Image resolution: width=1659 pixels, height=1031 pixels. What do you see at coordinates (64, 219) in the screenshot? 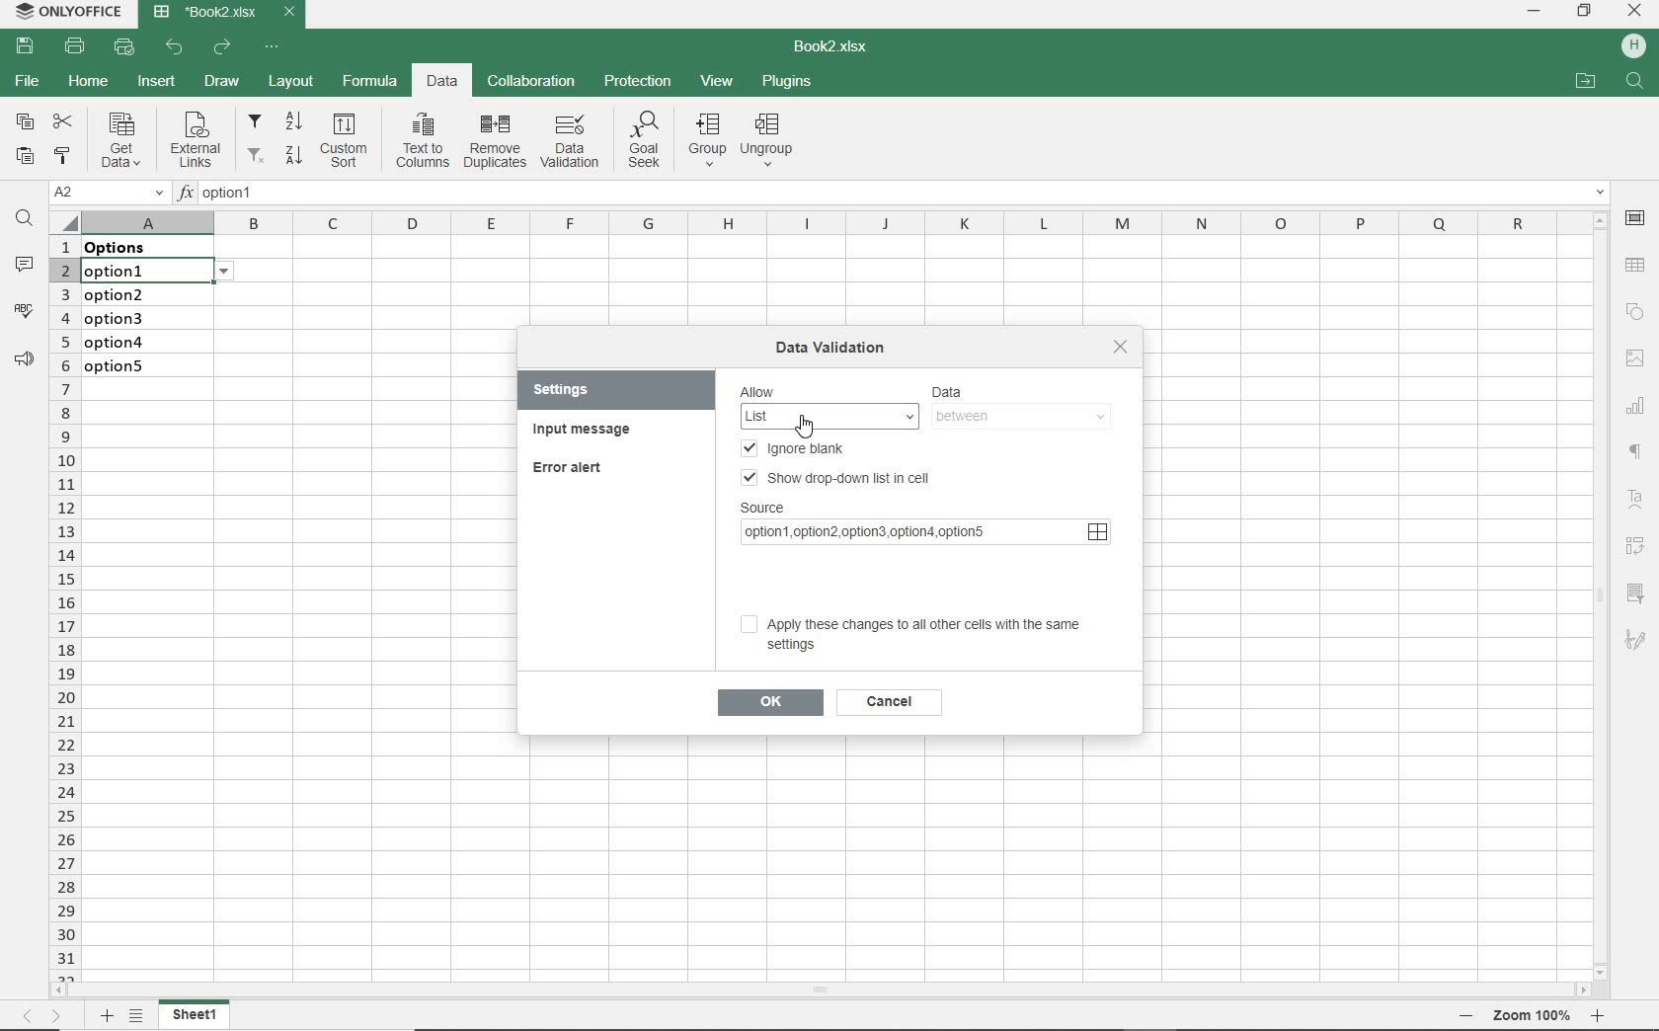
I see `Select all` at bounding box center [64, 219].